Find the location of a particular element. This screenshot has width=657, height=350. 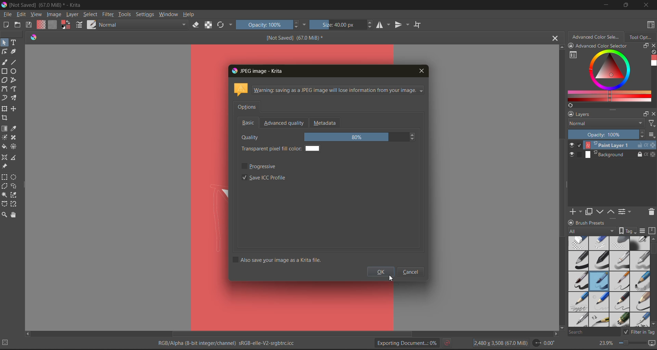

tools is located at coordinates (4, 52).